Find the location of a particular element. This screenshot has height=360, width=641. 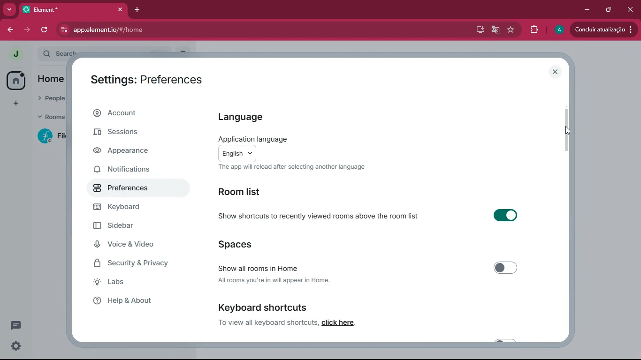

extensions is located at coordinates (533, 30).